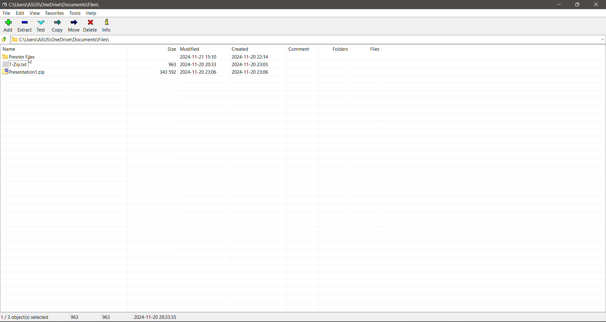  Describe the element at coordinates (35, 14) in the screenshot. I see `View` at that location.